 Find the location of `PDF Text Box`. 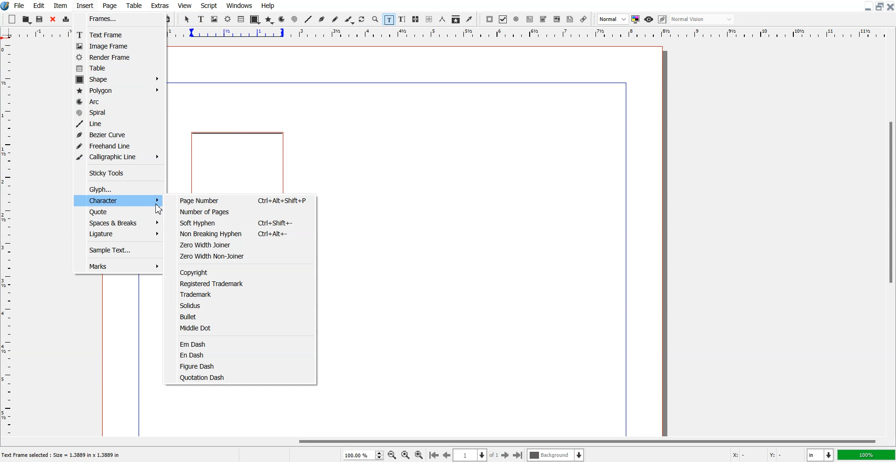

PDF Text Box is located at coordinates (530, 19).